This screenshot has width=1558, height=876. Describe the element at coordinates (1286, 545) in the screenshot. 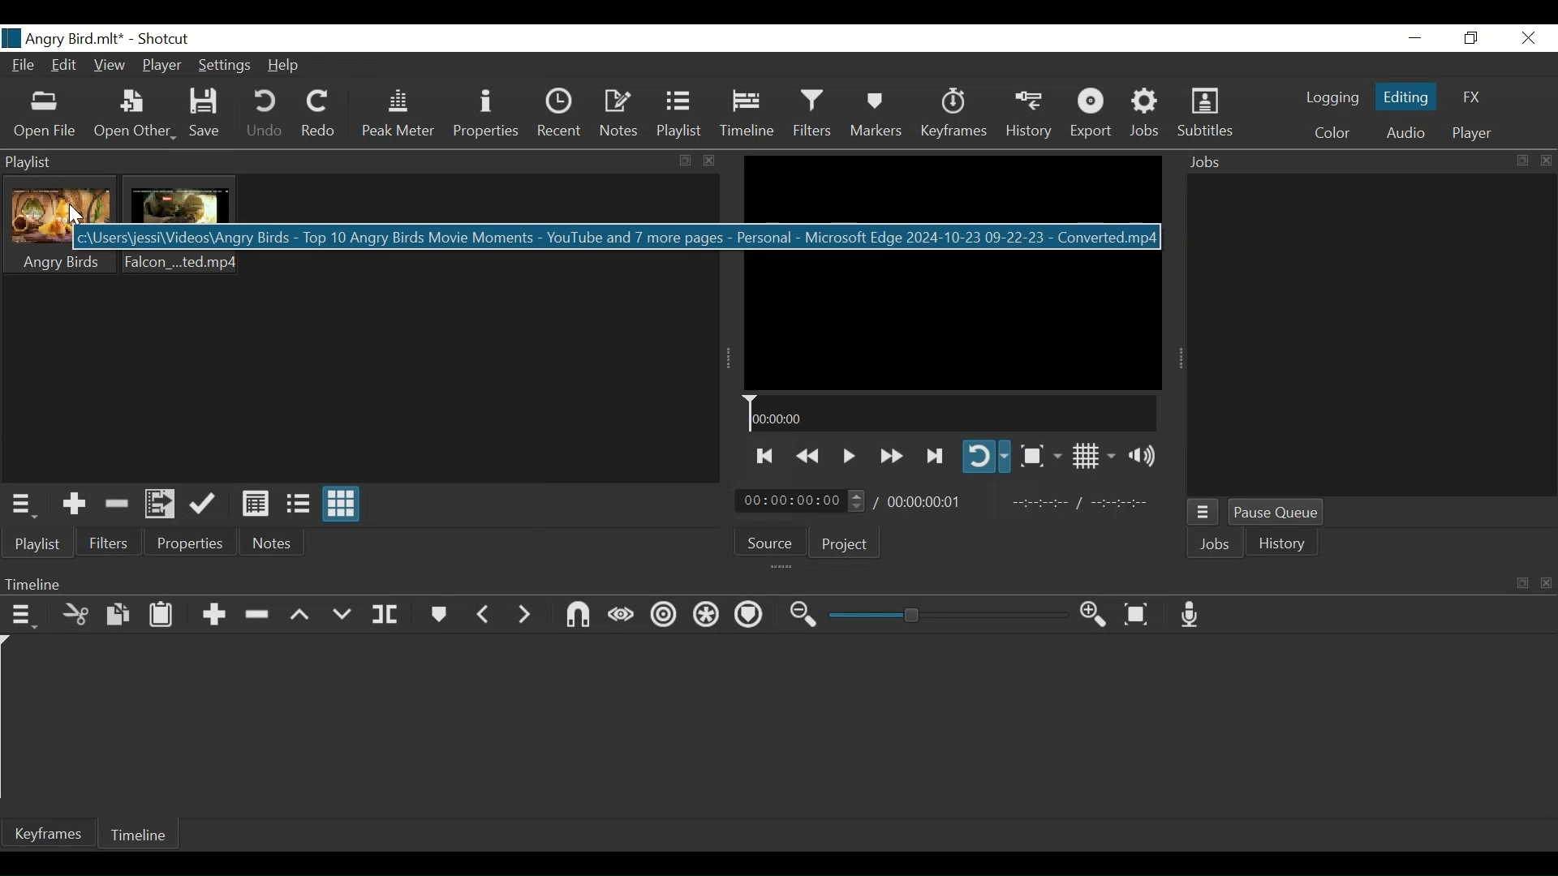

I see `History` at that location.